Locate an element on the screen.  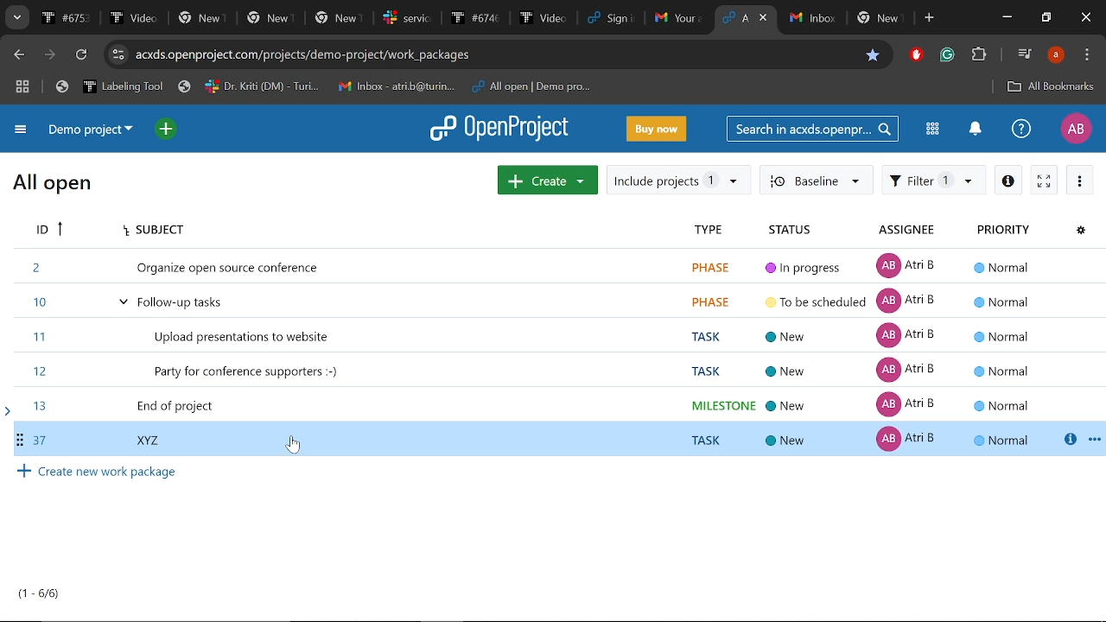
Search tabs is located at coordinates (16, 17).